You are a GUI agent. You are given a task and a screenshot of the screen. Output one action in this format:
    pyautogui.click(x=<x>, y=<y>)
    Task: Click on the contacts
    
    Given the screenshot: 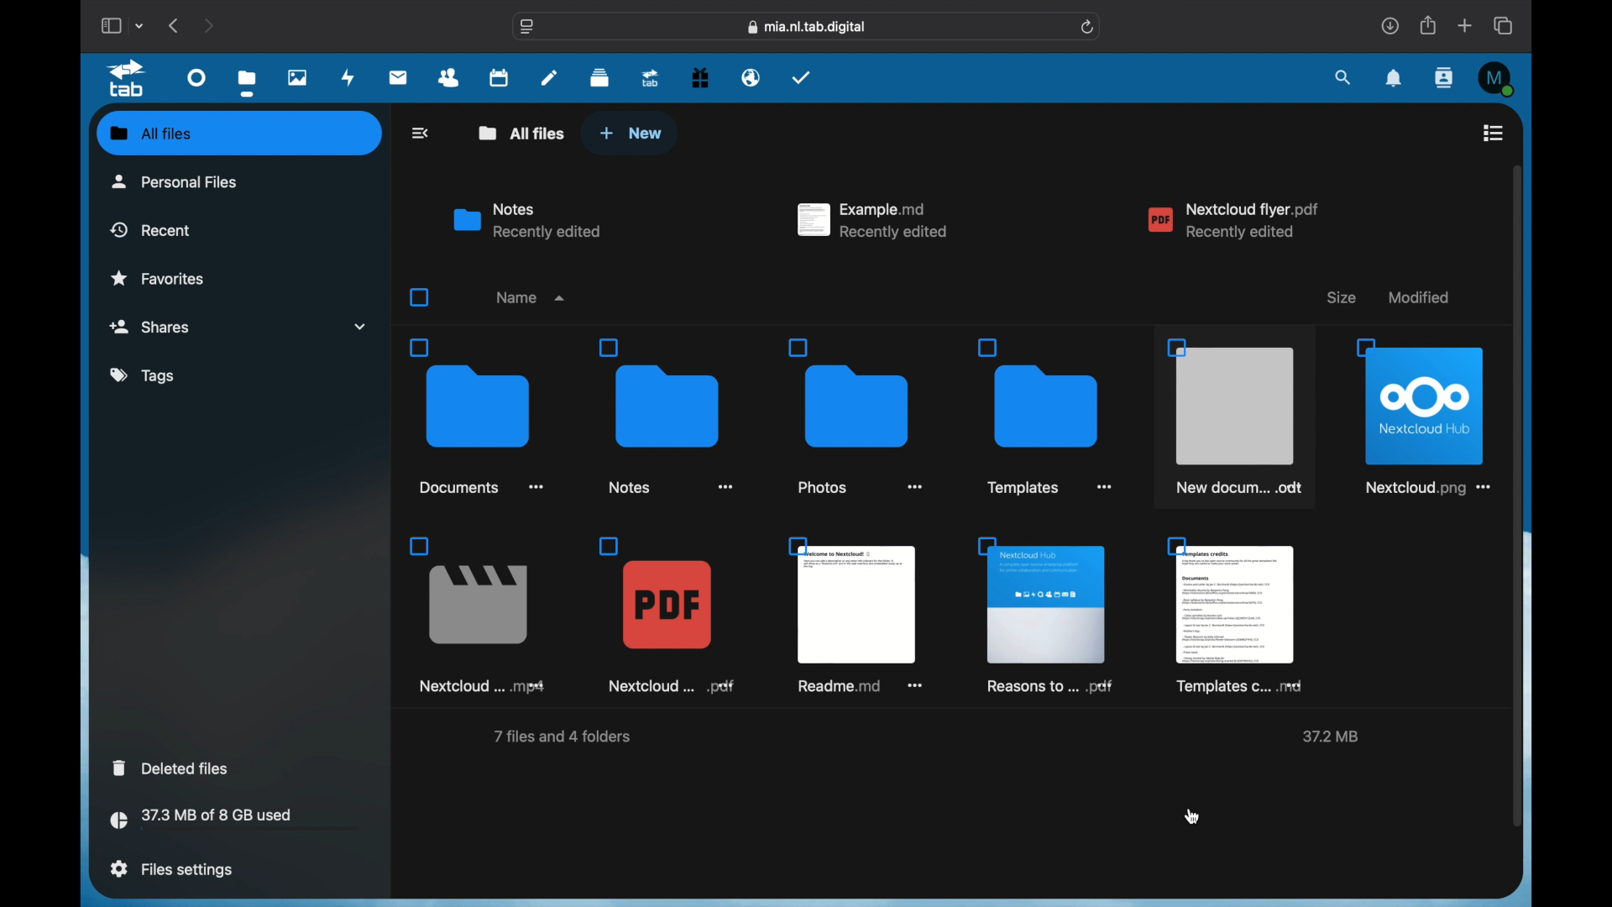 What is the action you would take?
    pyautogui.click(x=449, y=78)
    